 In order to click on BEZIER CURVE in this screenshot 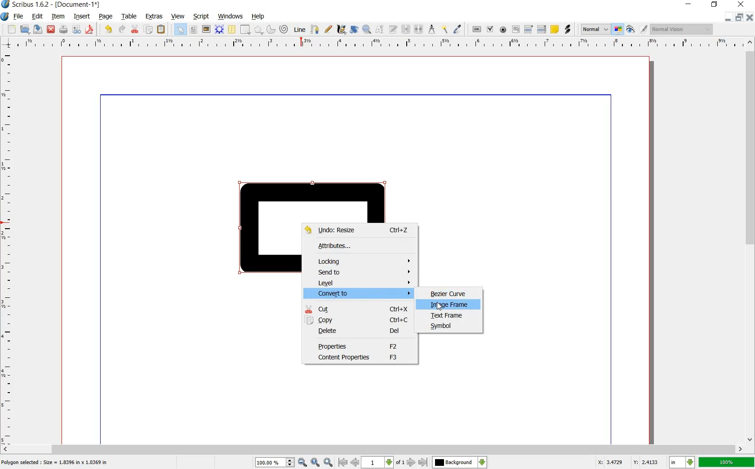, I will do `click(450, 293)`.